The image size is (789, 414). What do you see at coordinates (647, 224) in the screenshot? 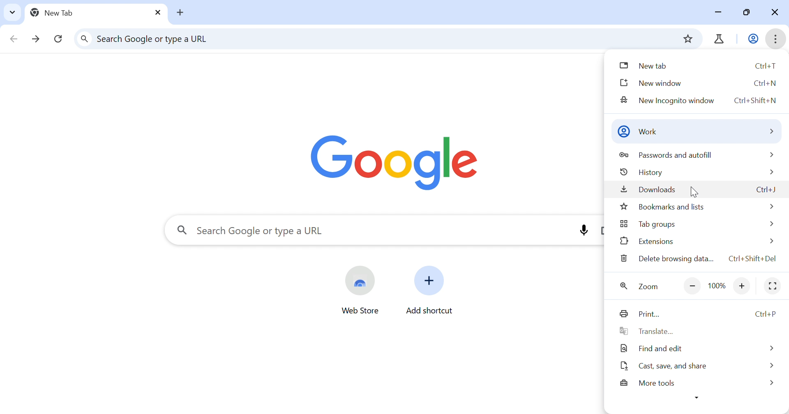
I see `Tag groups` at bounding box center [647, 224].